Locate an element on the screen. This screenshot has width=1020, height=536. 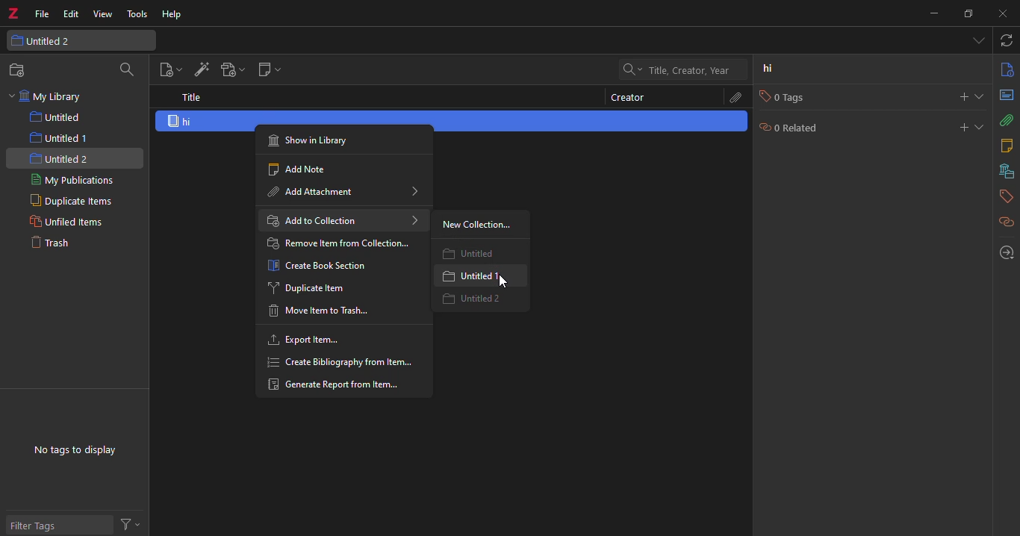
hi is located at coordinates (768, 69).